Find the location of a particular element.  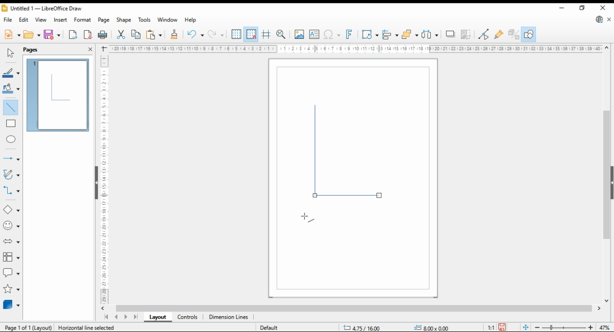

insert special character is located at coordinates (331, 35).